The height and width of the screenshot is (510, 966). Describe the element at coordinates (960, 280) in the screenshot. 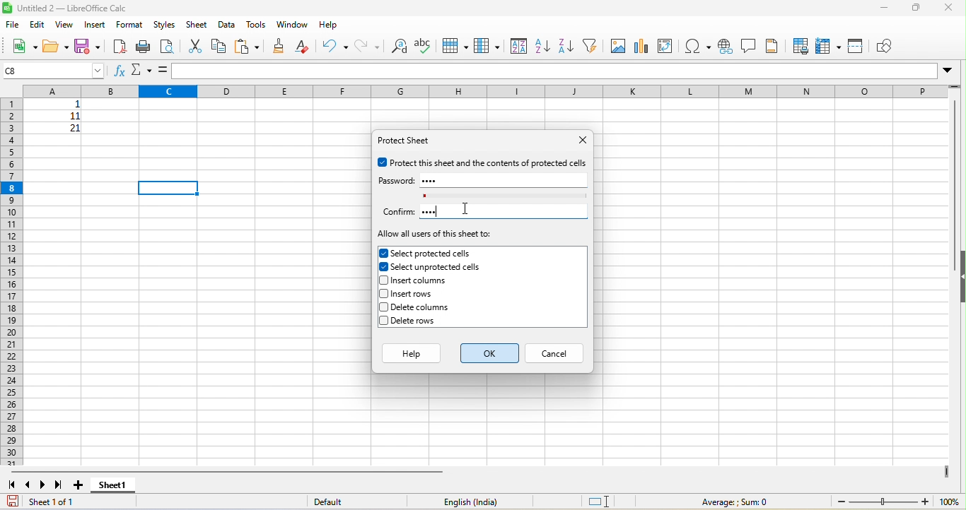

I see `hide` at that location.